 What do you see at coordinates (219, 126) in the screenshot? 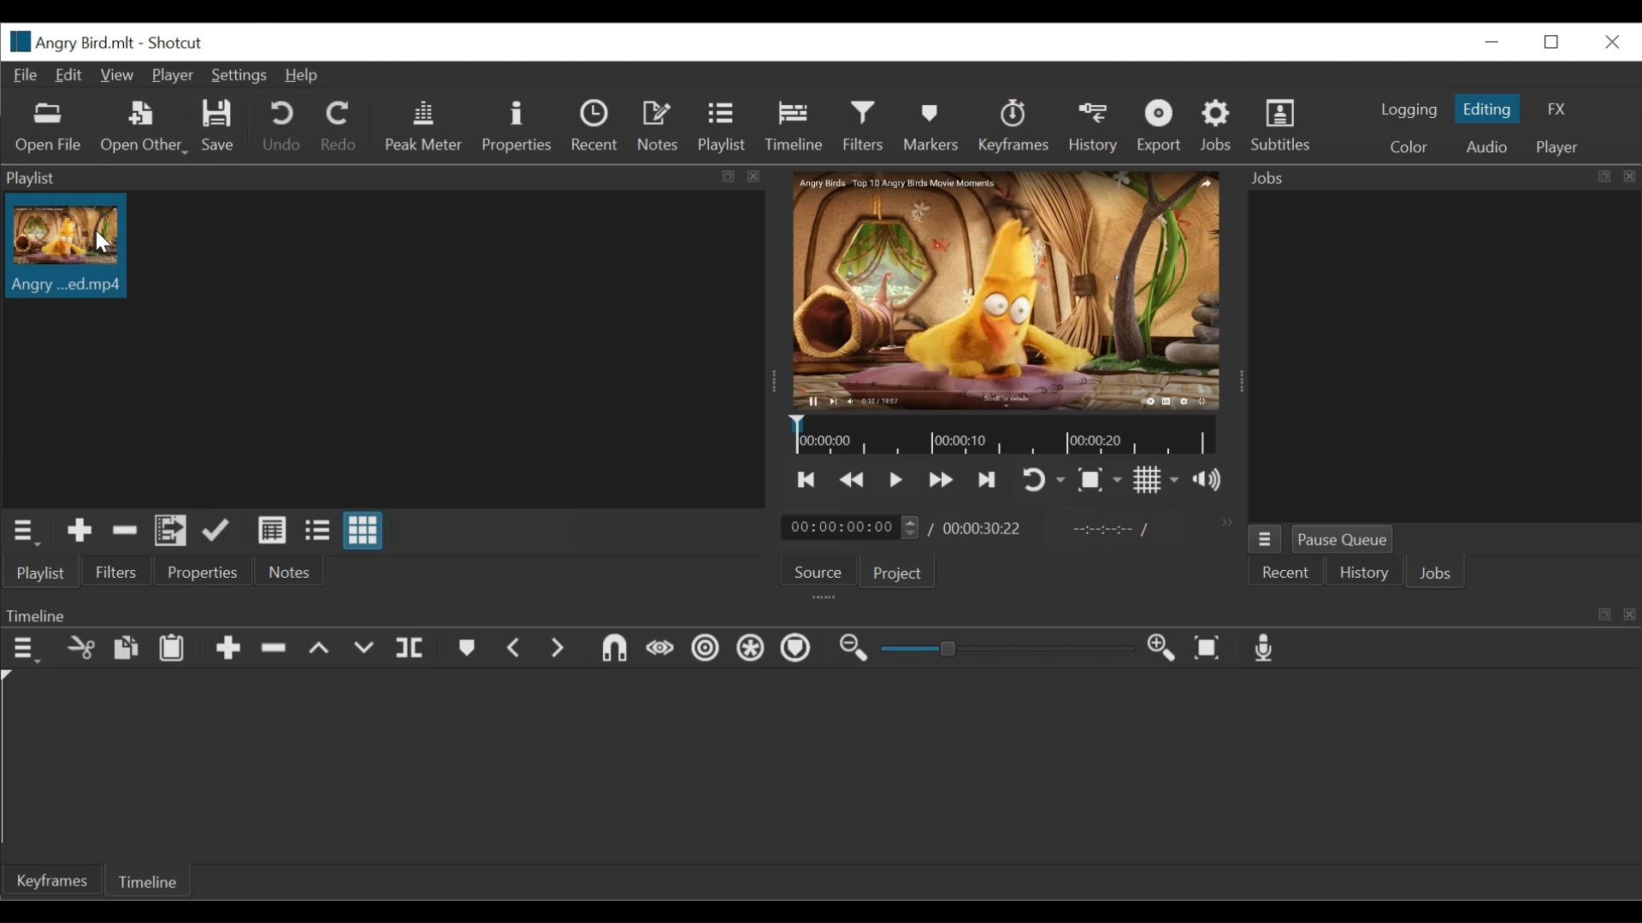
I see `Save` at bounding box center [219, 126].